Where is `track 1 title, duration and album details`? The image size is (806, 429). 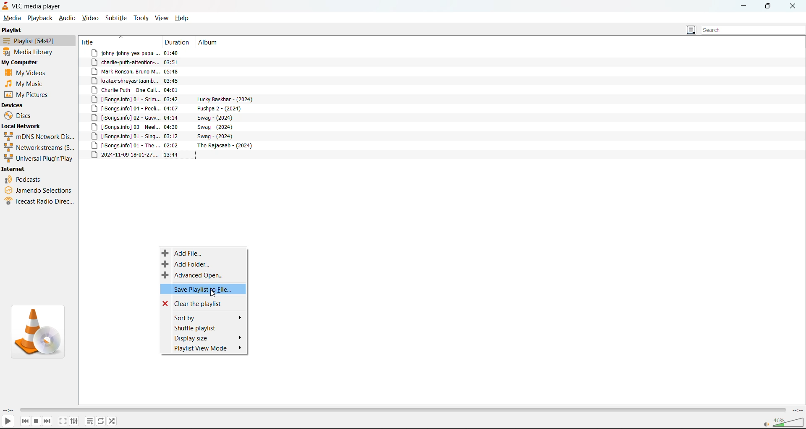 track 1 title, duration and album details is located at coordinates (155, 52).